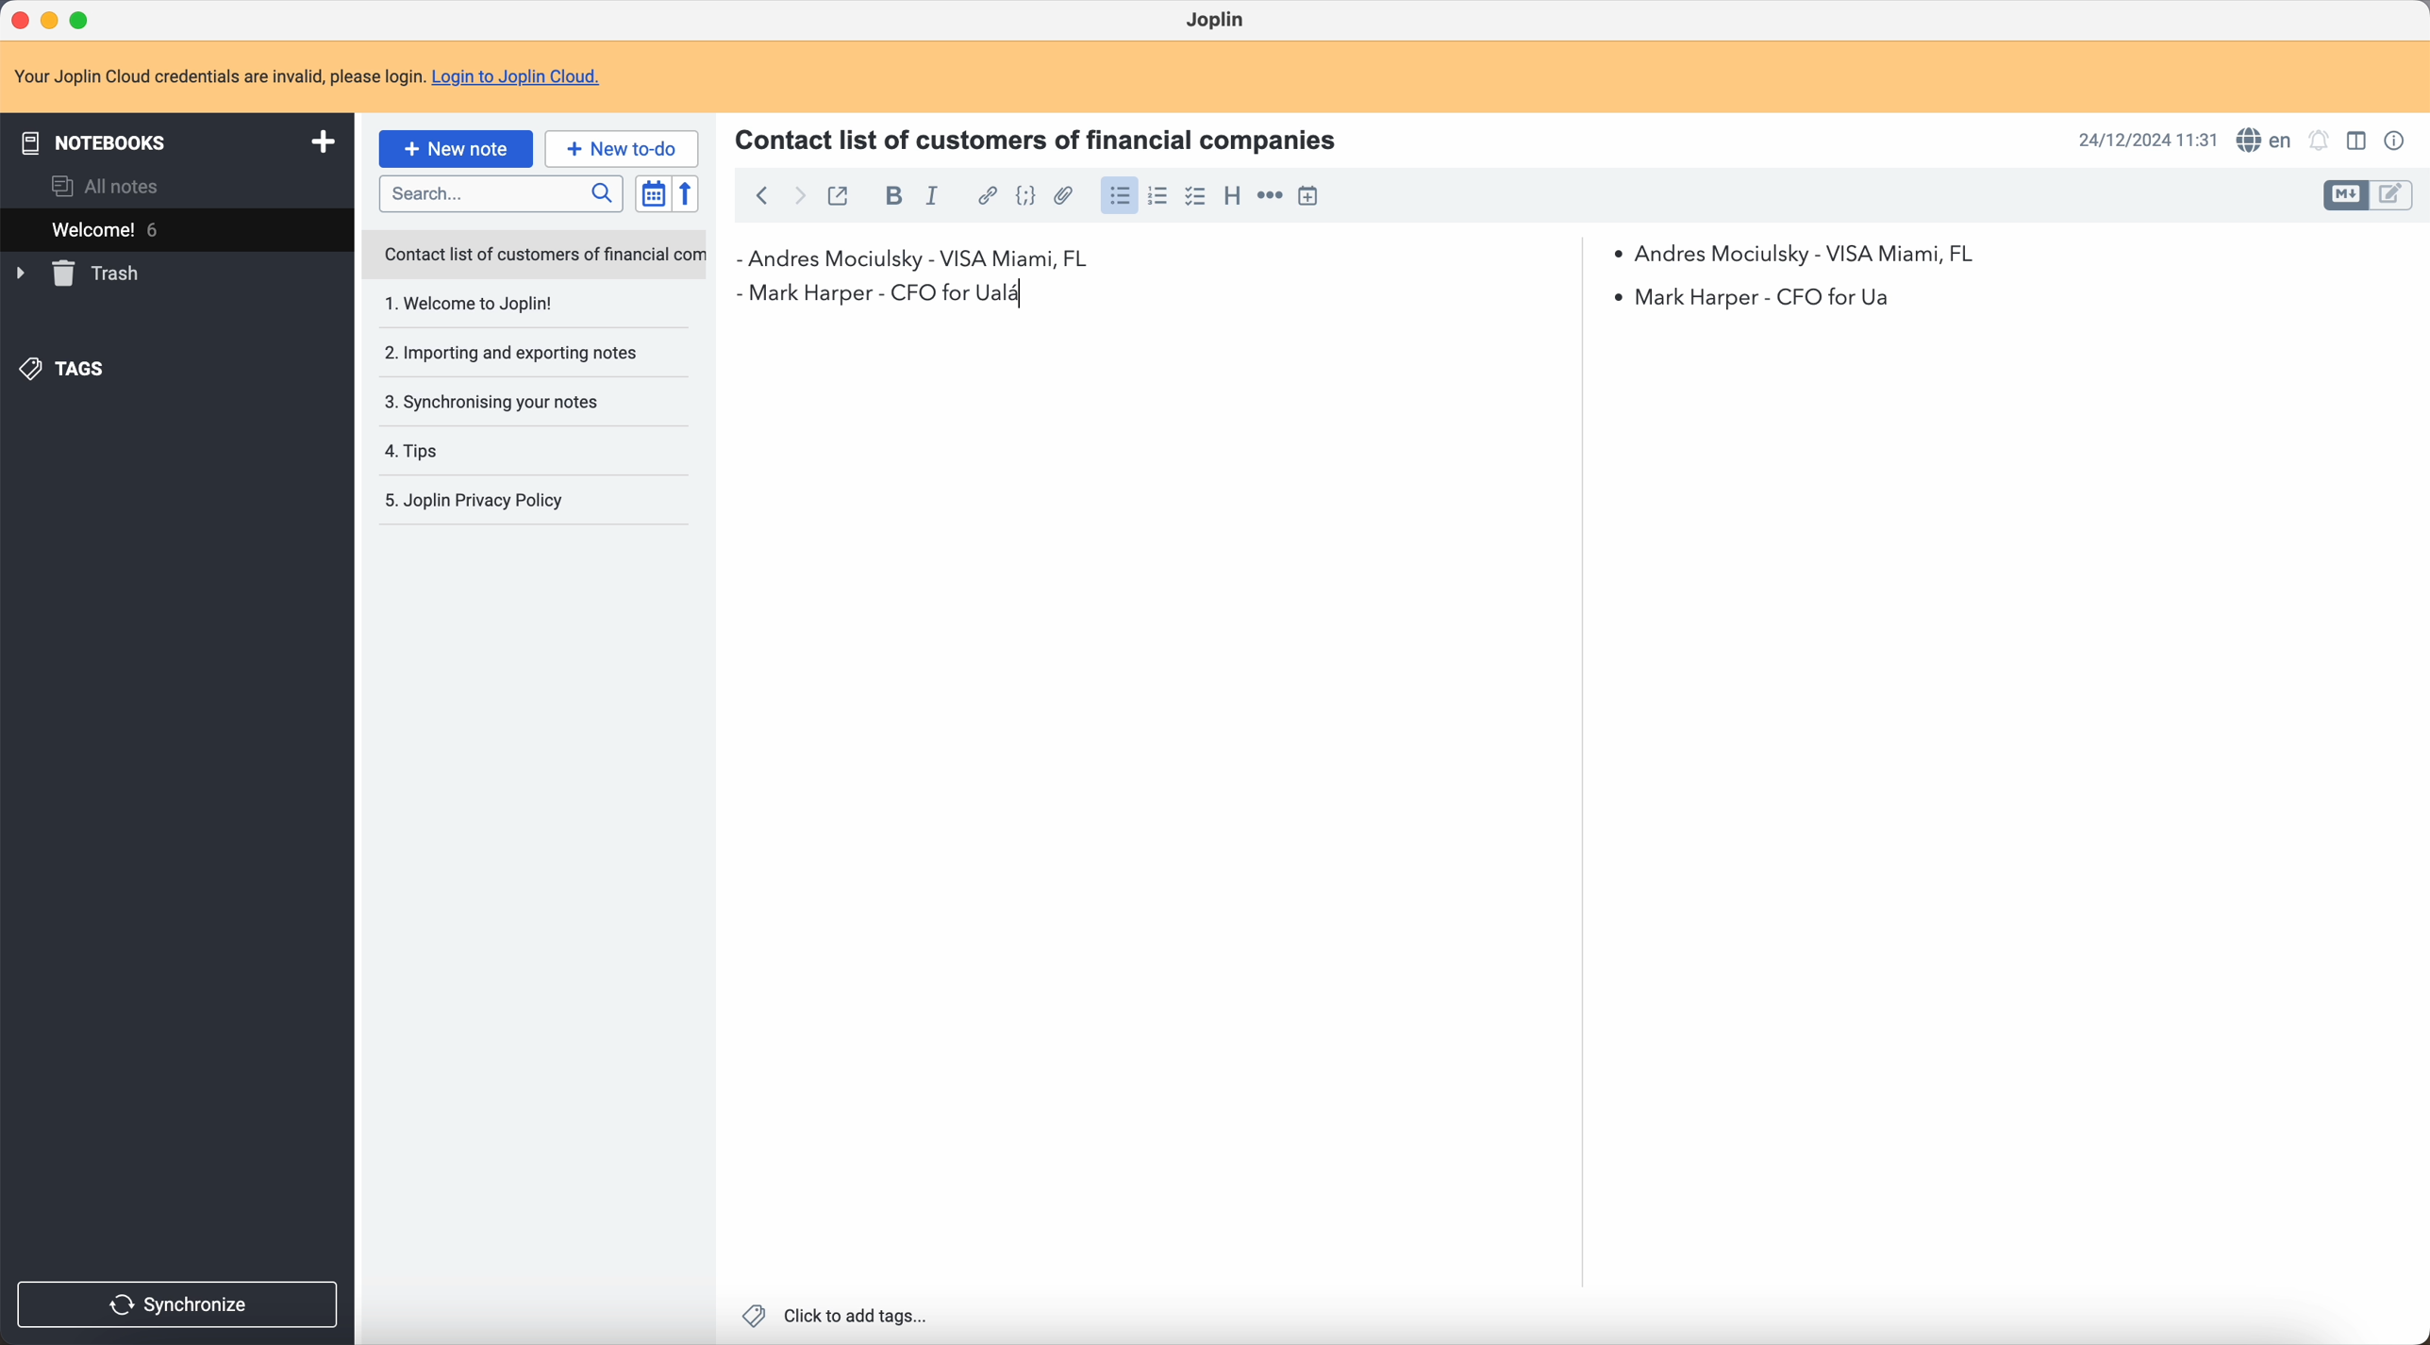 This screenshot has height=1345, width=2430. I want to click on synchronize, so click(179, 1305).